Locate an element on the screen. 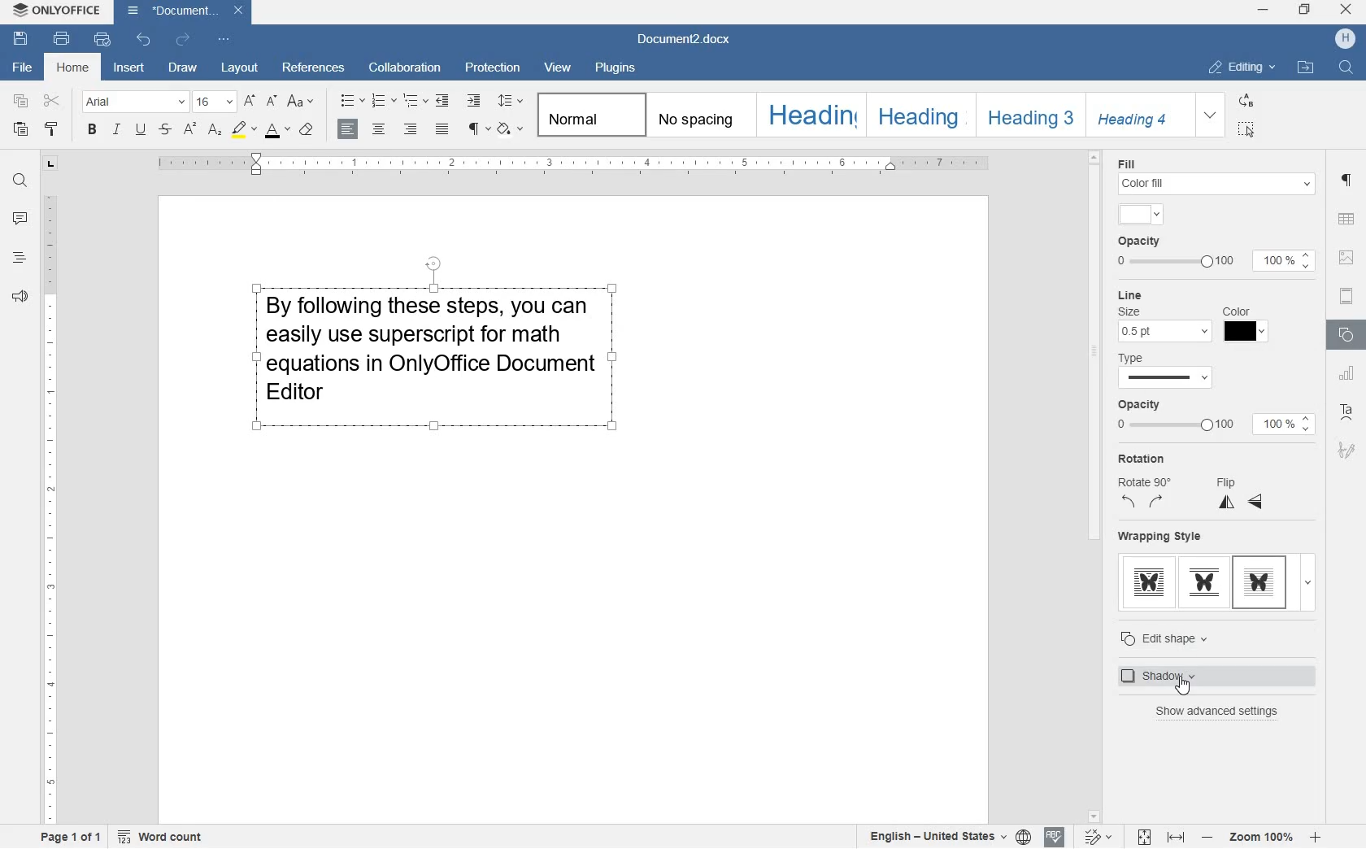 Image resolution: width=1366 pixels, height=849 pixels. chart is located at coordinates (1346, 374).